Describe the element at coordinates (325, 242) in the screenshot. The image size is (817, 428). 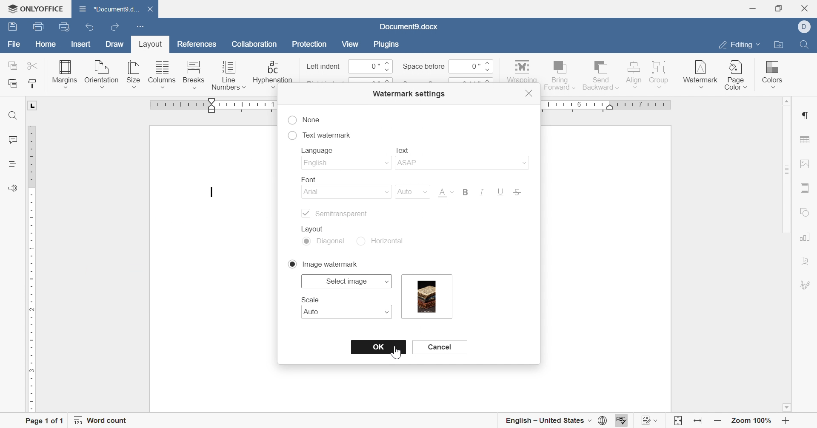
I see `diagonal` at that location.